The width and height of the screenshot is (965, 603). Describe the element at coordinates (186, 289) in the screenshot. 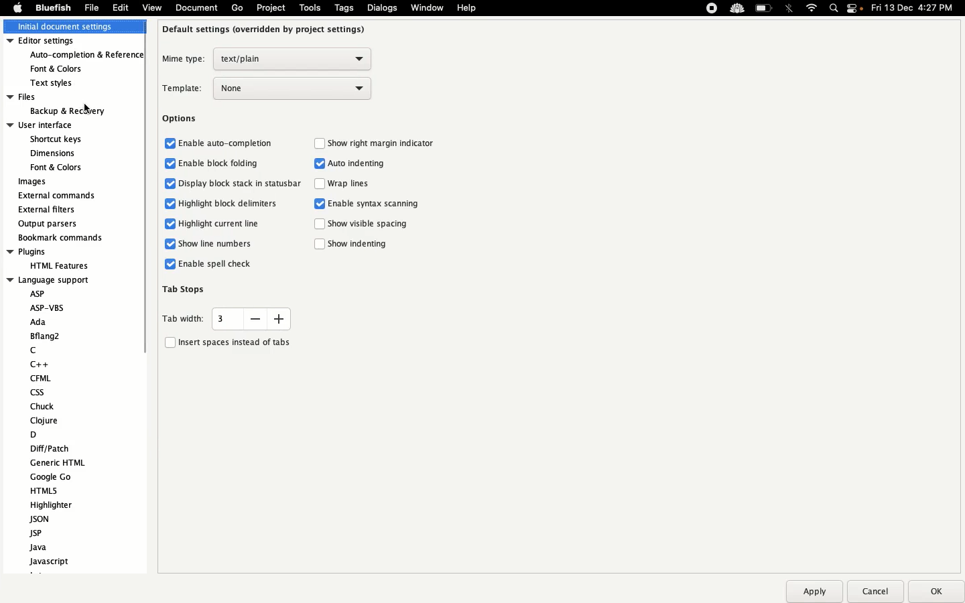

I see `Tab stops` at that location.